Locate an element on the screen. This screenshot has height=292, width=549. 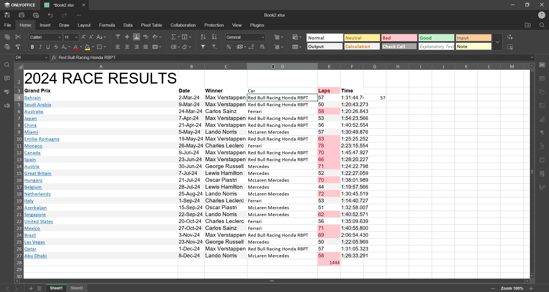
laps is located at coordinates (329, 177).